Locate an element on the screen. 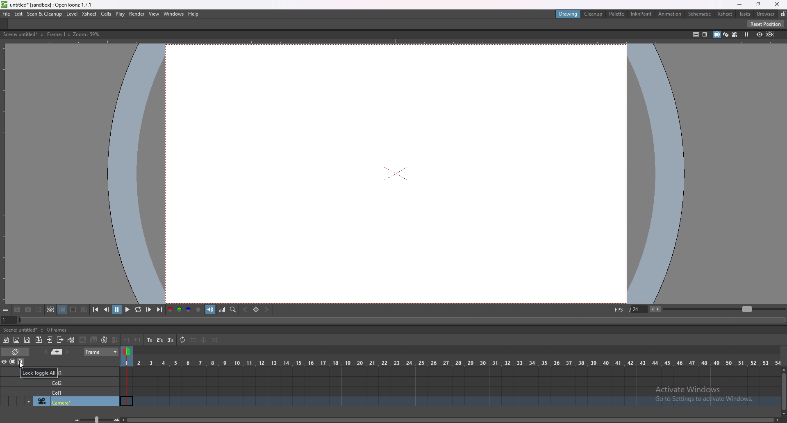 This screenshot has height=423, width=787. animation is located at coordinates (670, 14).